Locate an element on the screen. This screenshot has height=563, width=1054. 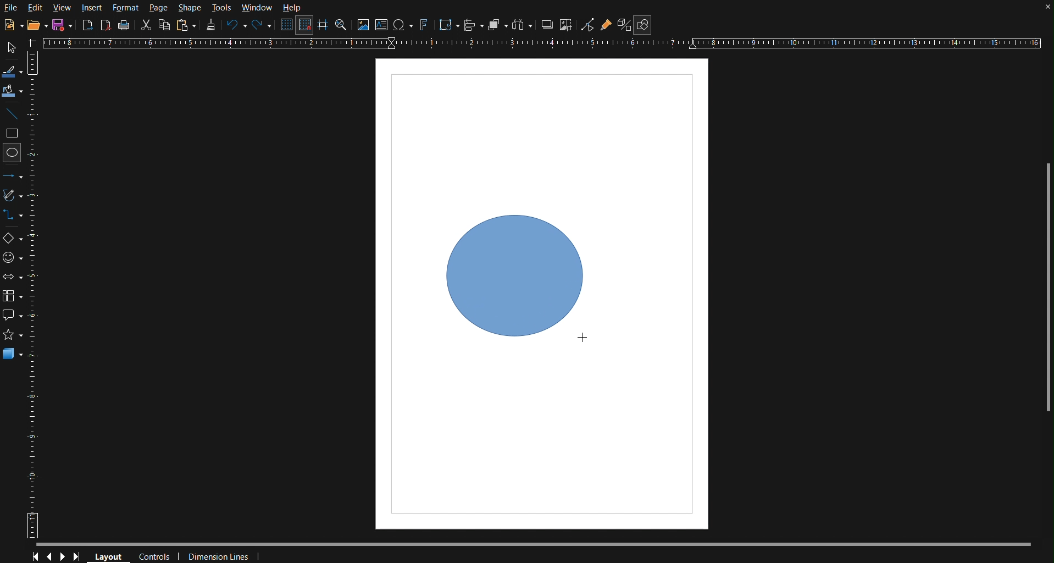
3D Objects is located at coordinates (16, 355).